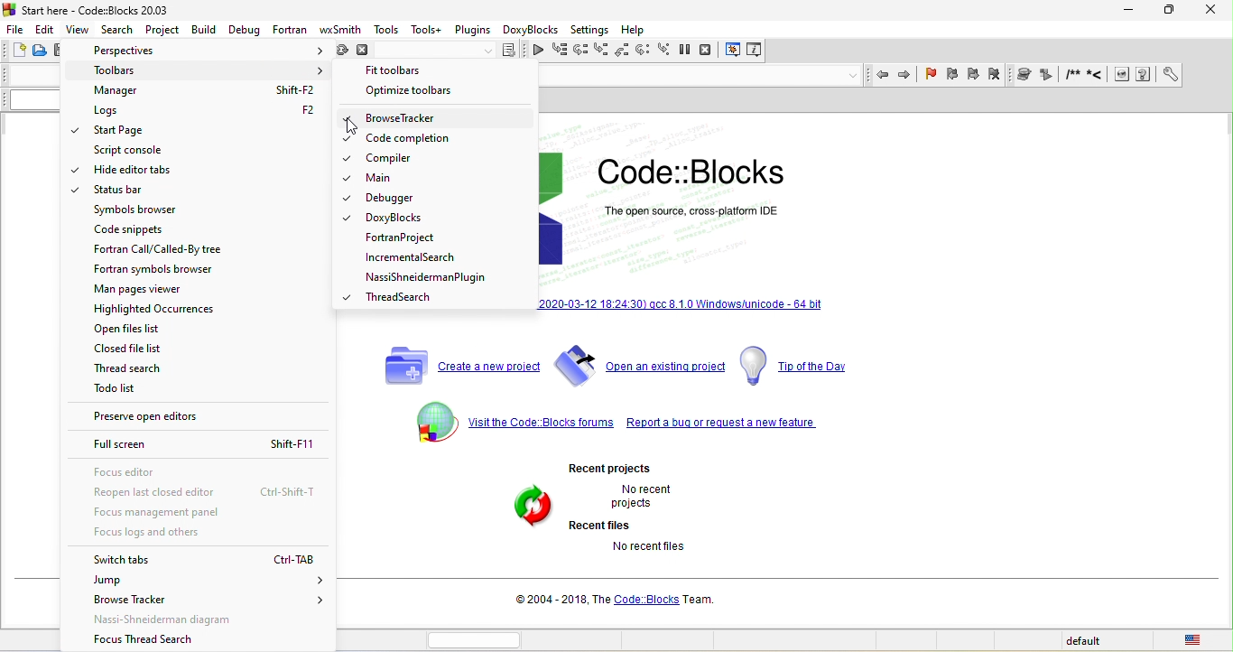 This screenshot has width=1233, height=652. I want to click on manager, so click(206, 91).